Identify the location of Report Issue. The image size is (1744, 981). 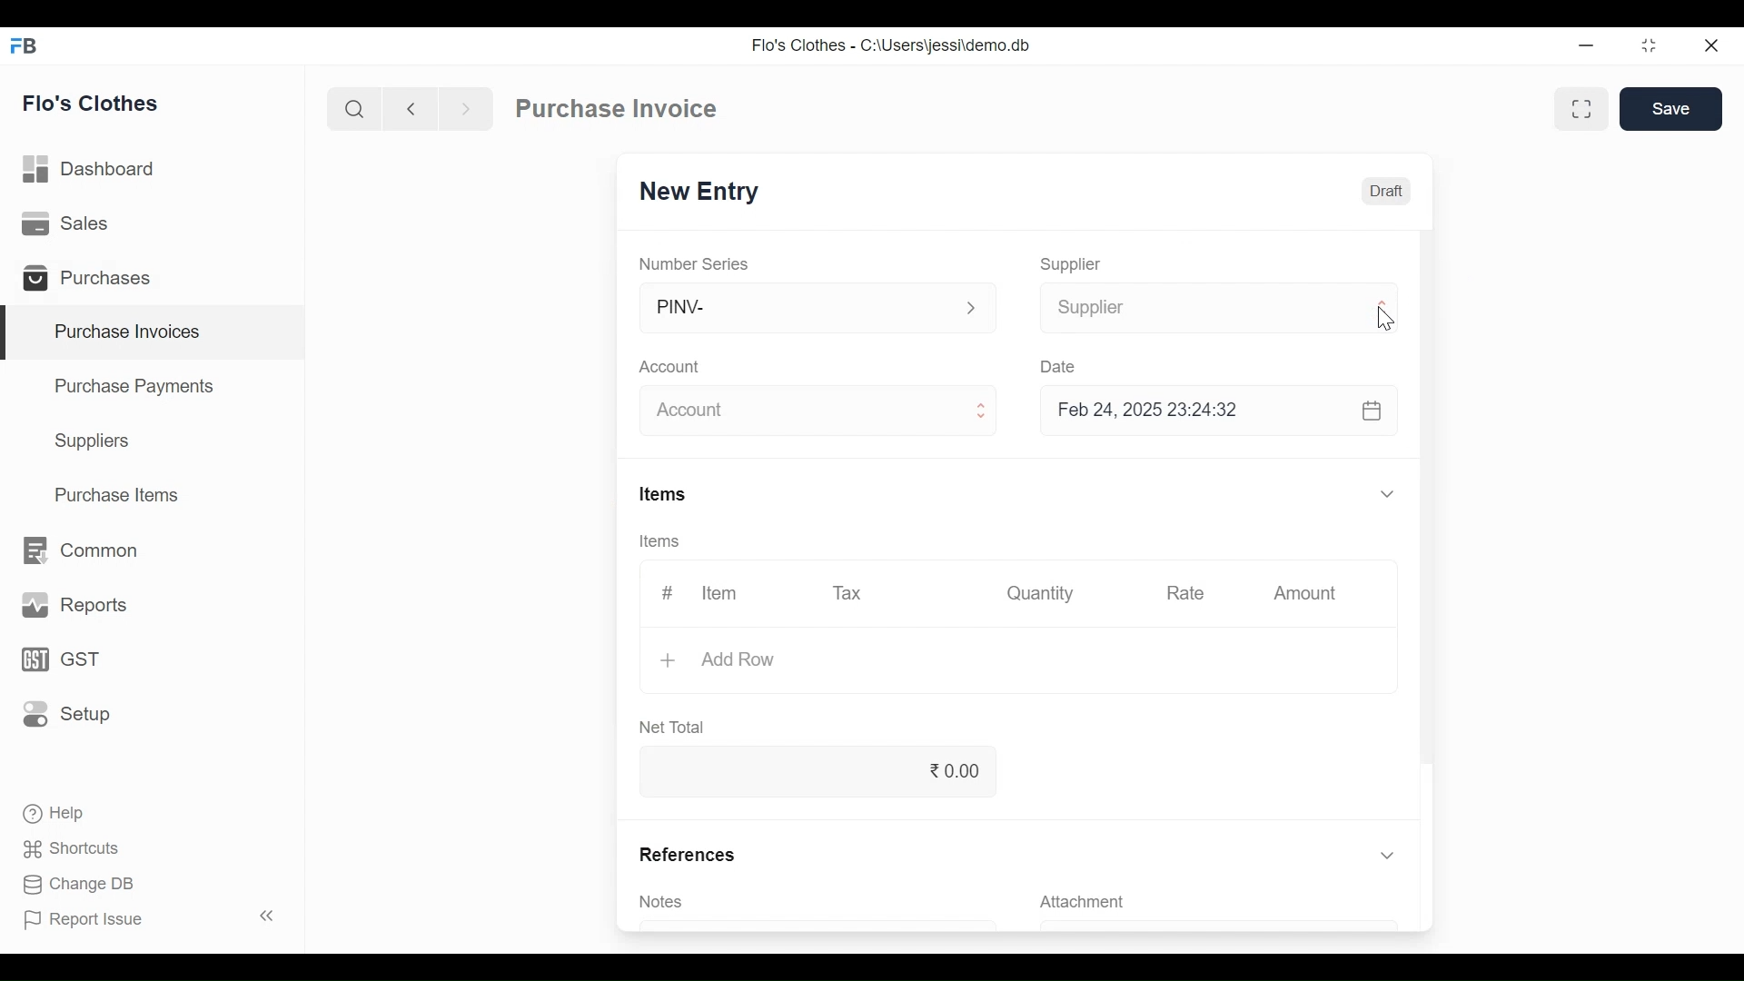
(151, 917).